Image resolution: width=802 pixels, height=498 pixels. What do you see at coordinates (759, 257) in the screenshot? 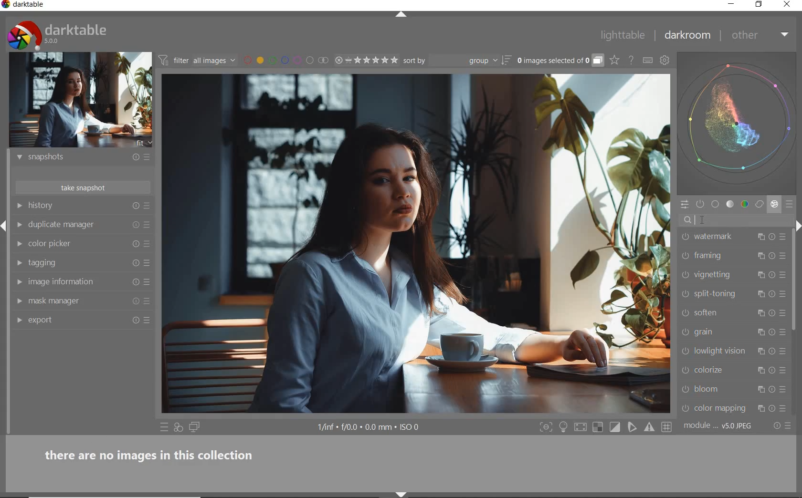
I see `multiple instance actions` at bounding box center [759, 257].